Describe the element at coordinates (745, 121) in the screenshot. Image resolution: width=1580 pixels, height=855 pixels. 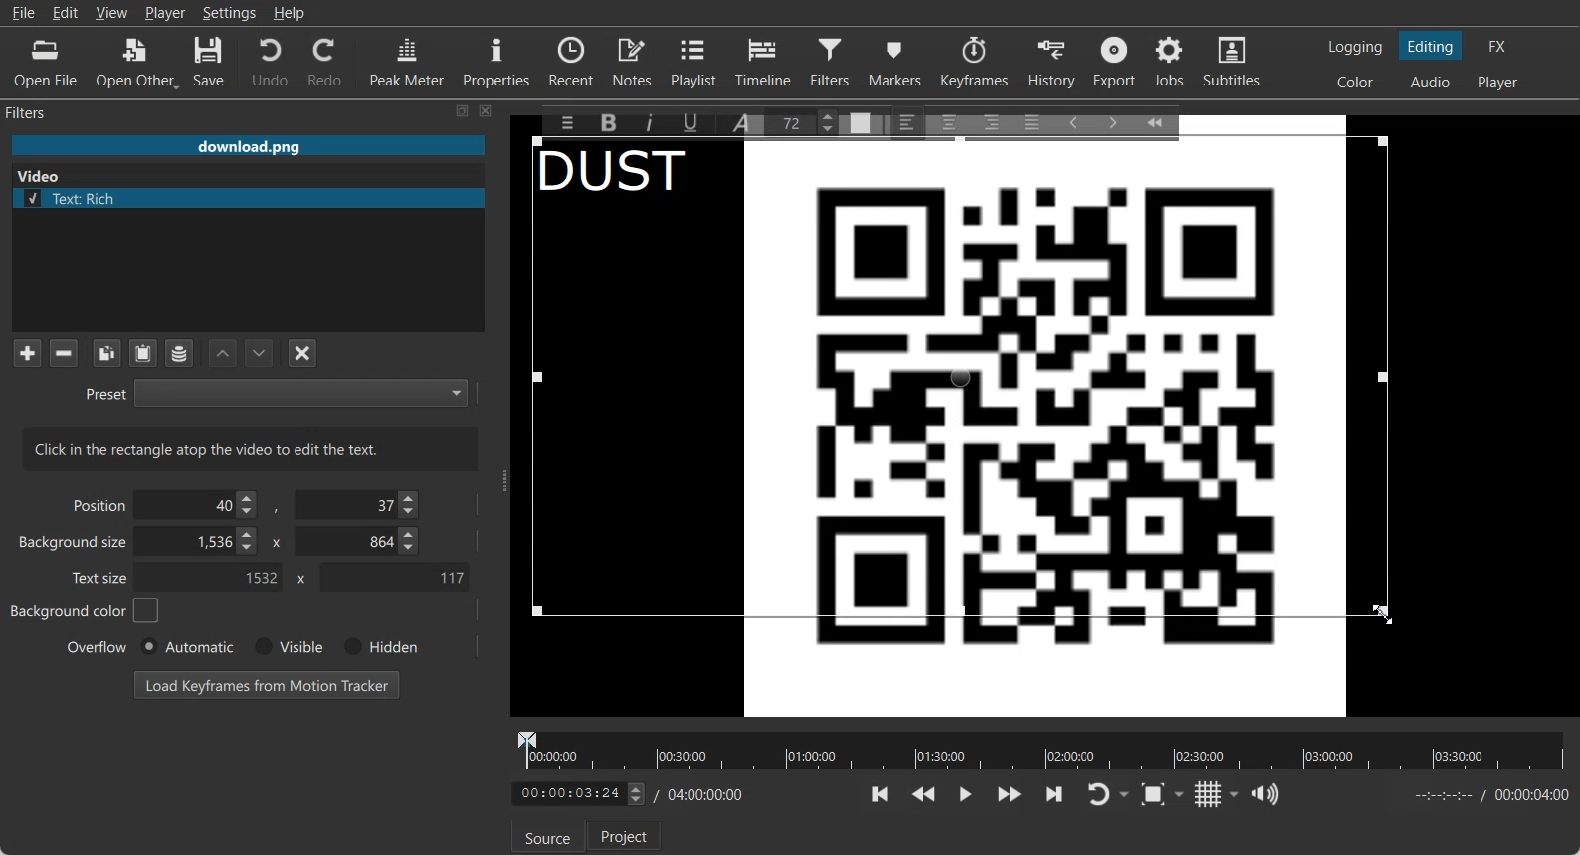
I see `Font` at that location.